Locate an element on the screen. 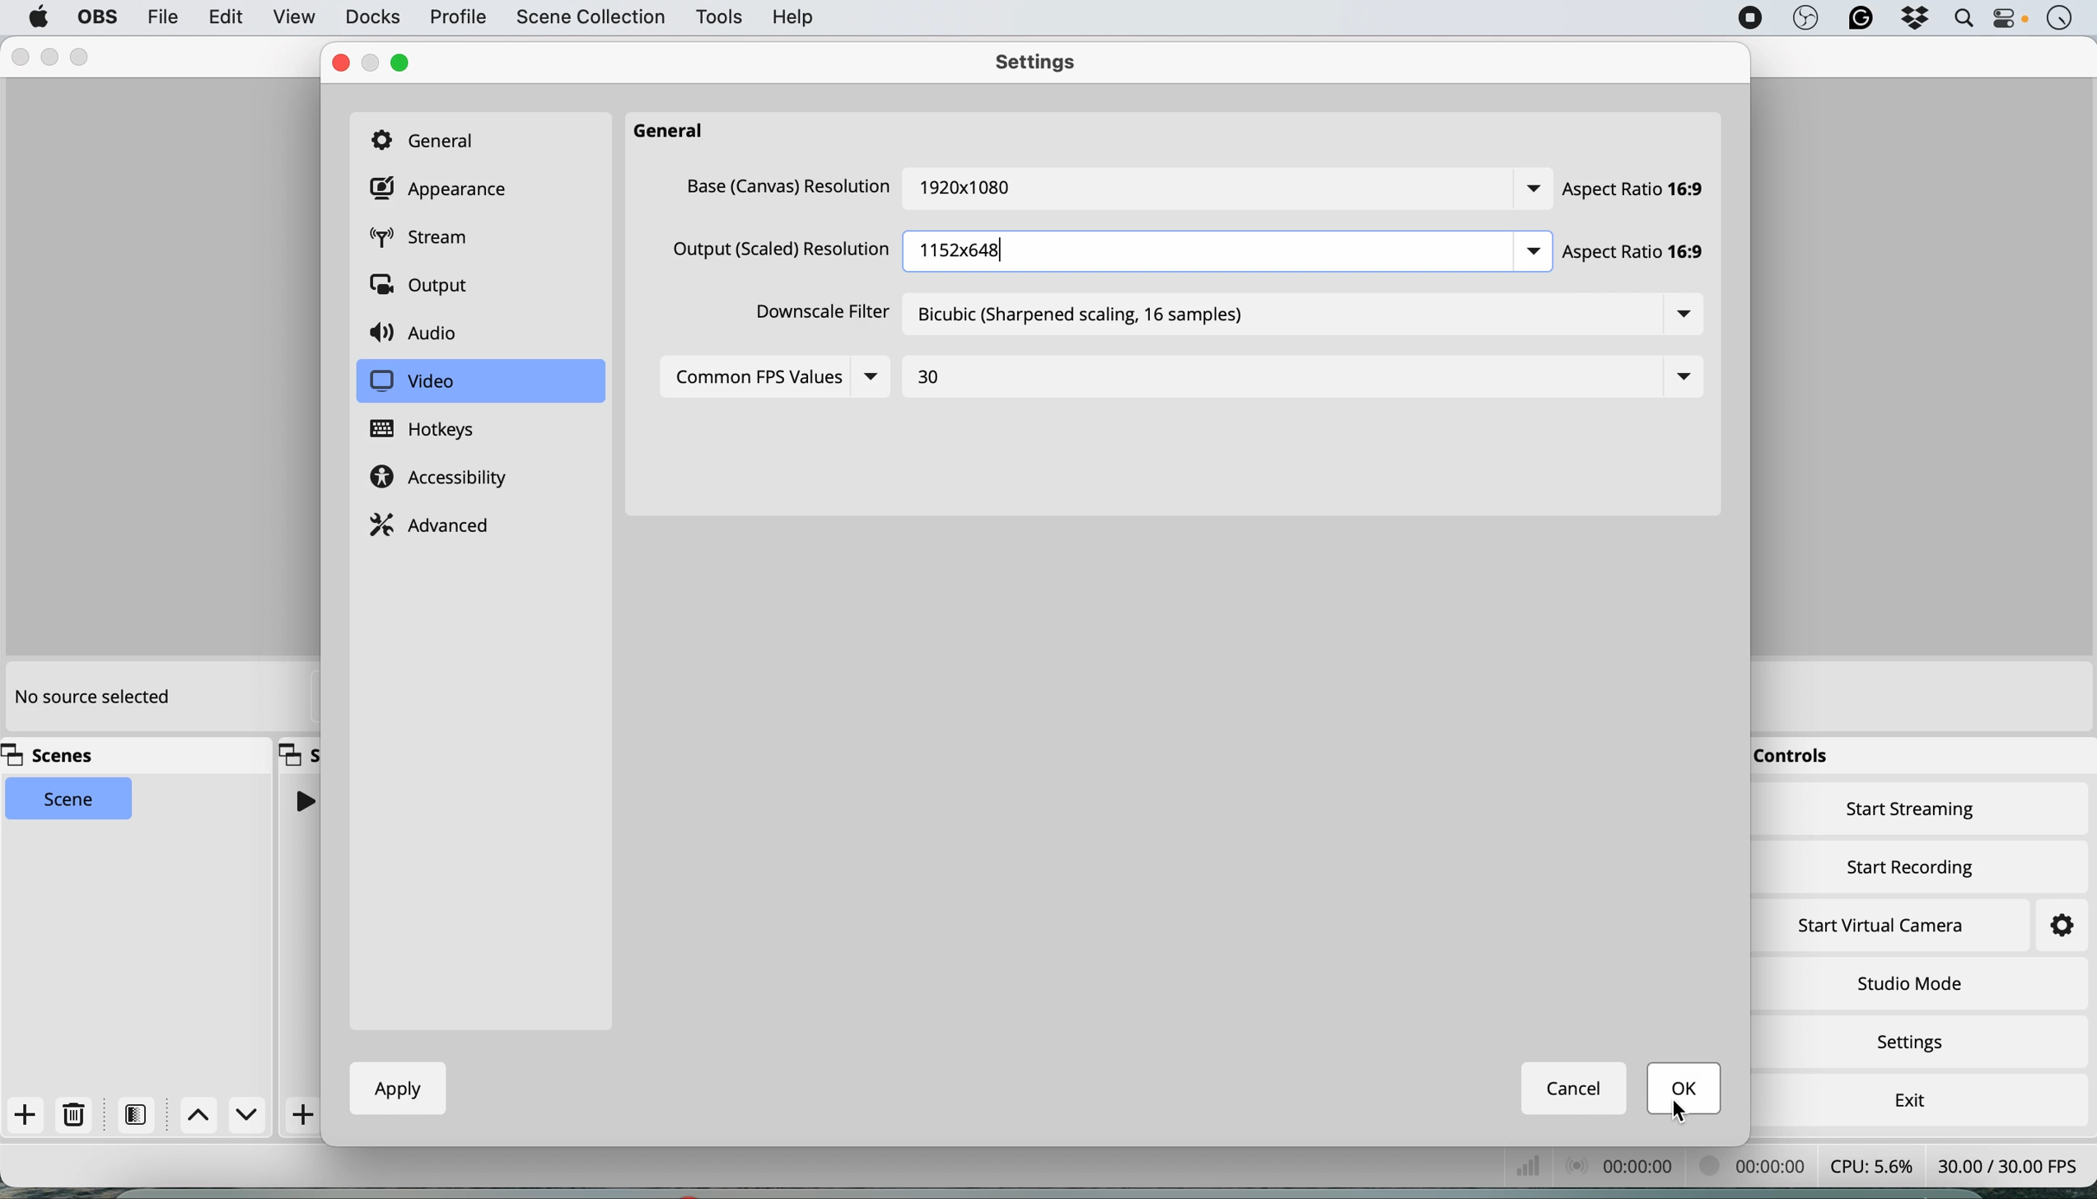 The width and height of the screenshot is (2097, 1199). output is located at coordinates (425, 287).